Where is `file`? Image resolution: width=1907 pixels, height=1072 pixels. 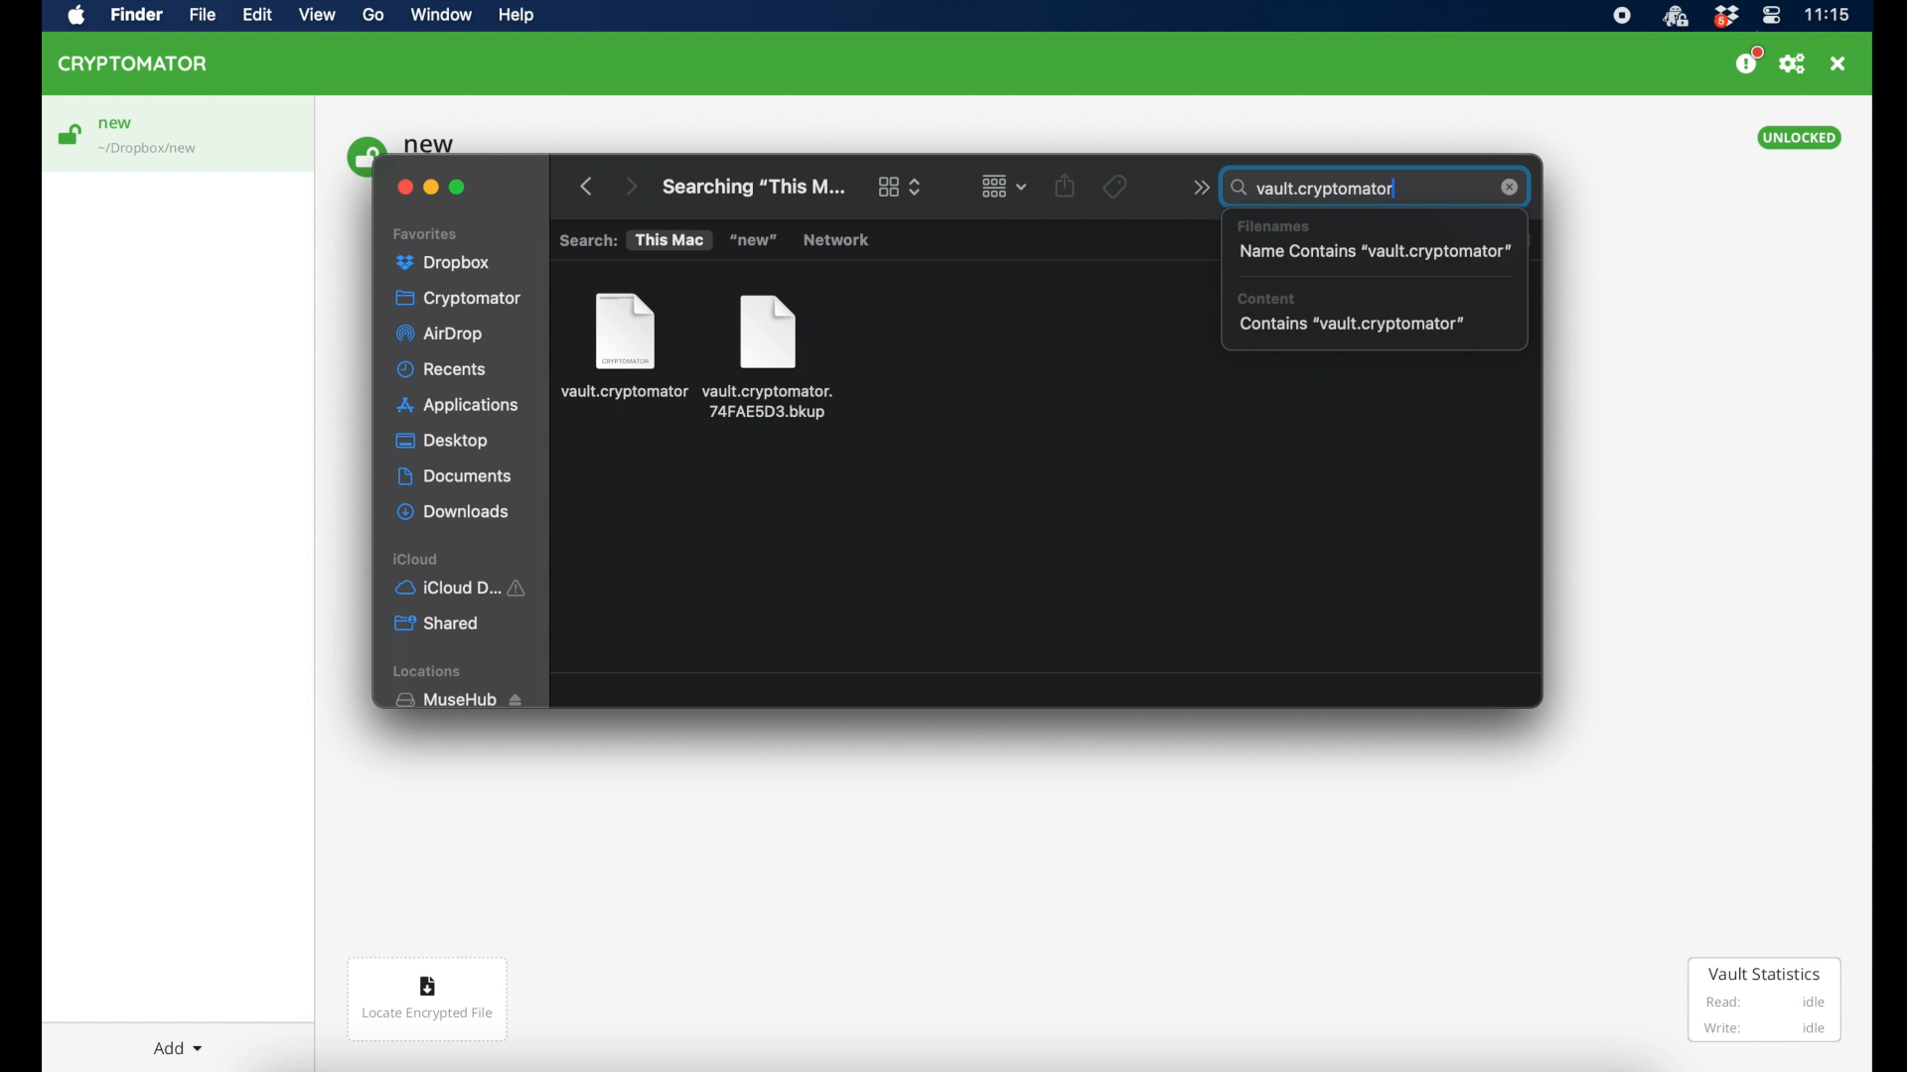
file is located at coordinates (623, 346).